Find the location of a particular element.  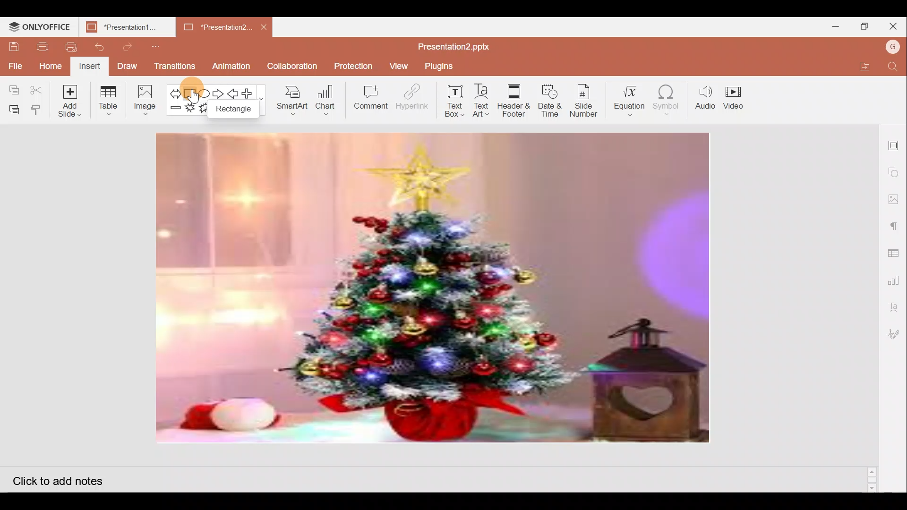

Text Art settings is located at coordinates (898, 305).